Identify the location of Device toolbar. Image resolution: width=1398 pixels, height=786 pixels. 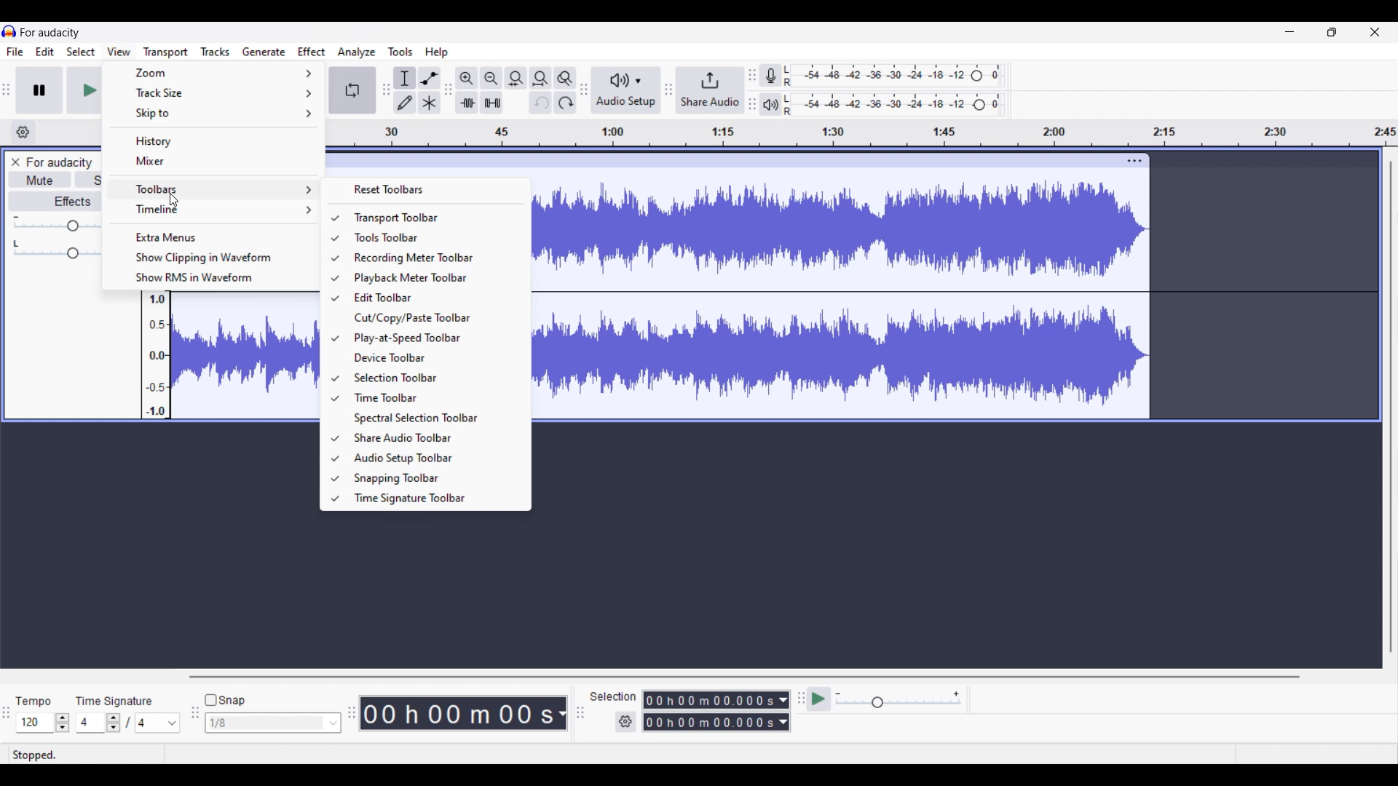
(434, 357).